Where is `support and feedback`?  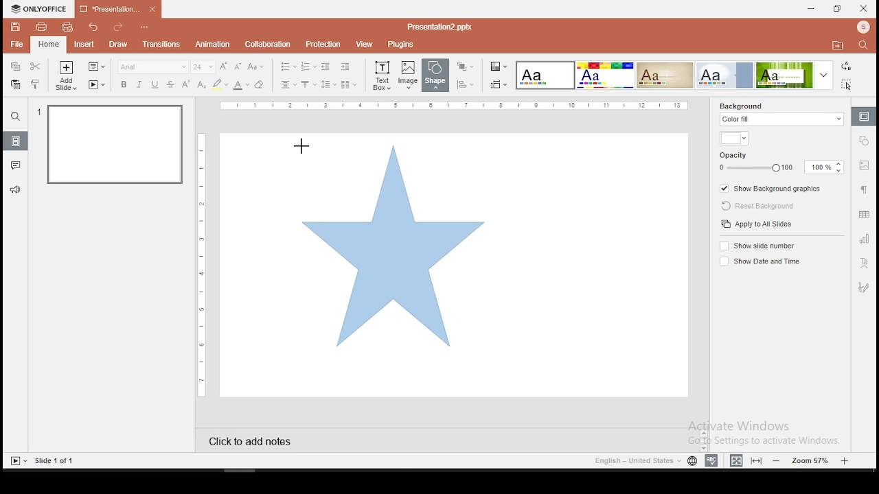 support and feedback is located at coordinates (16, 190).